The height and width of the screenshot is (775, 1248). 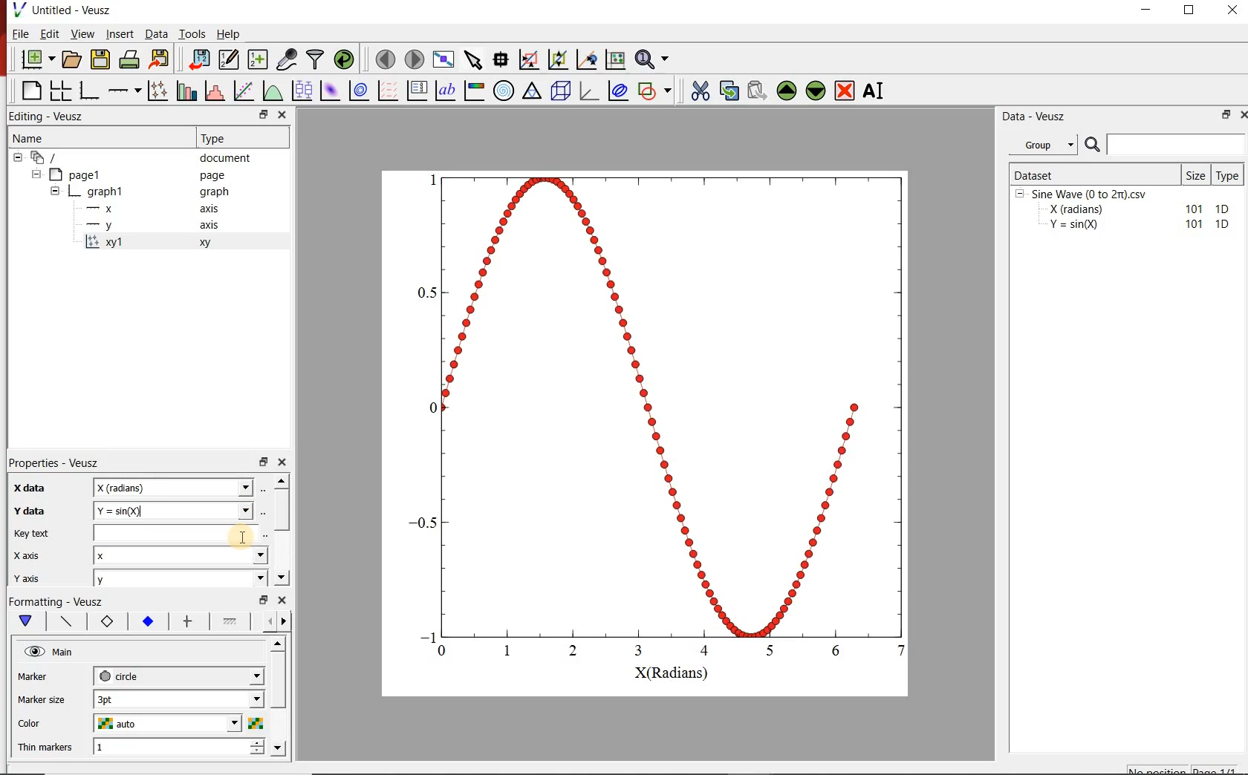 What do you see at coordinates (617, 90) in the screenshot?
I see `plot covariance ellipses` at bounding box center [617, 90].